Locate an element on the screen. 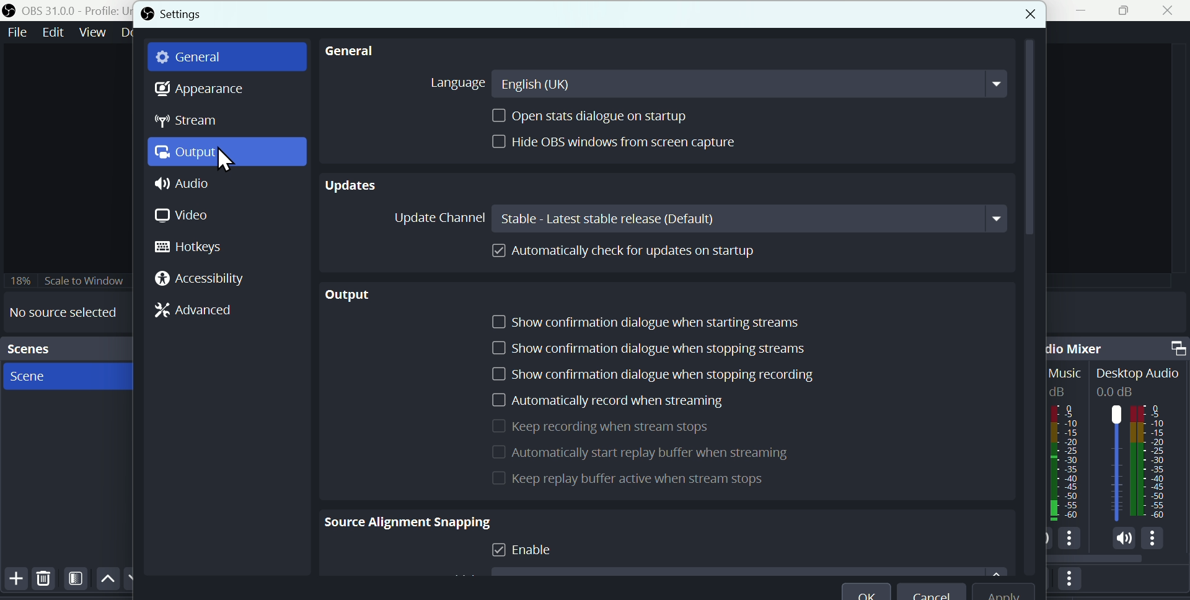 This screenshot has width=1190, height=600. Delete is located at coordinates (49, 583).